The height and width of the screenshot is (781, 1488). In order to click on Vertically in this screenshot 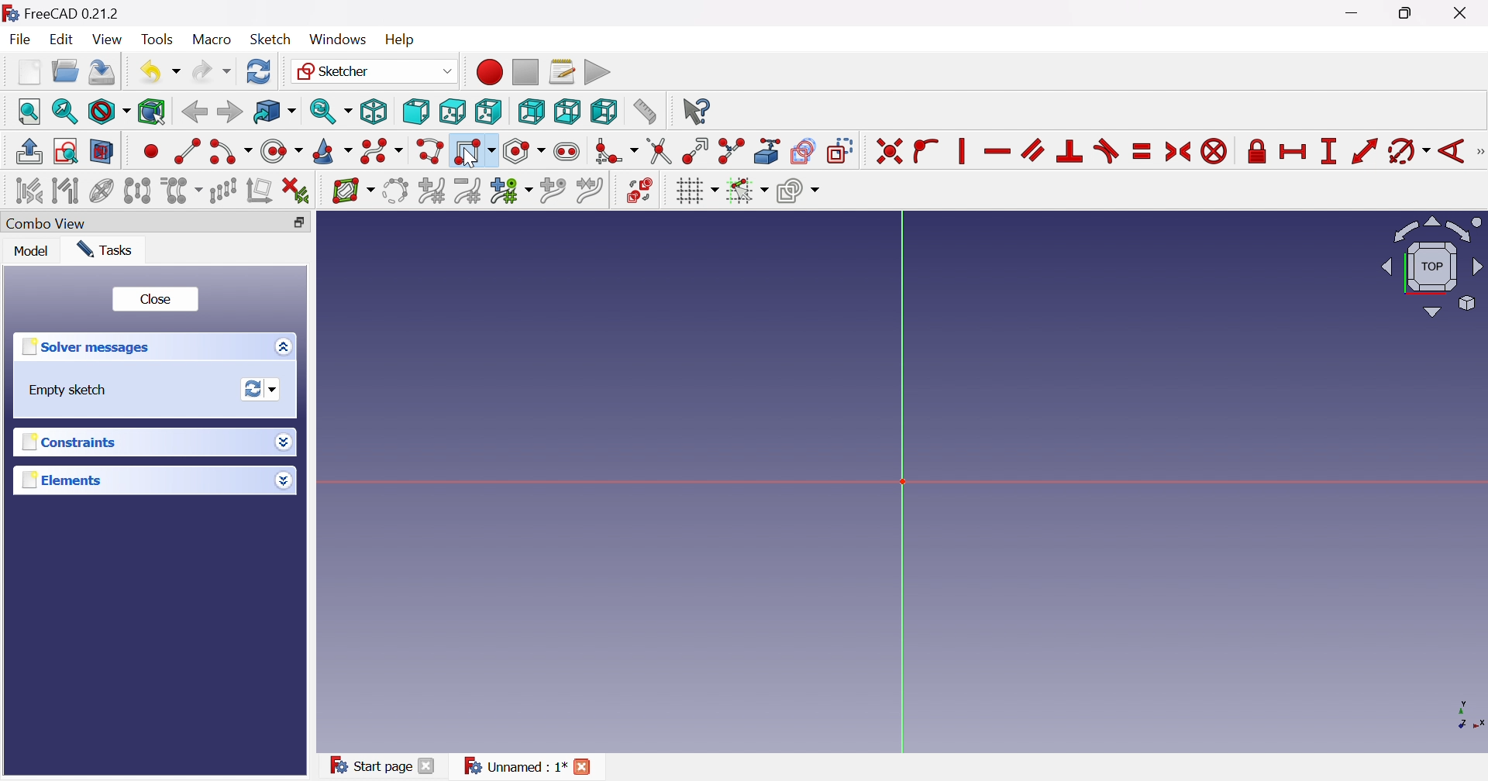, I will do `click(960, 151)`.